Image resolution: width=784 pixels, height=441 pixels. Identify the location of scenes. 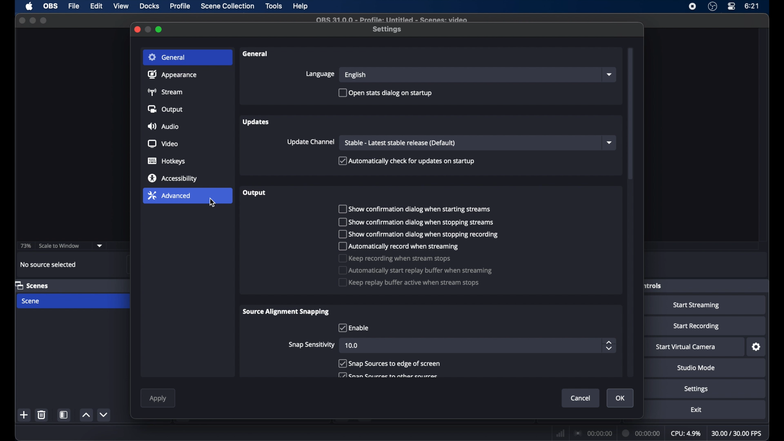
(31, 285).